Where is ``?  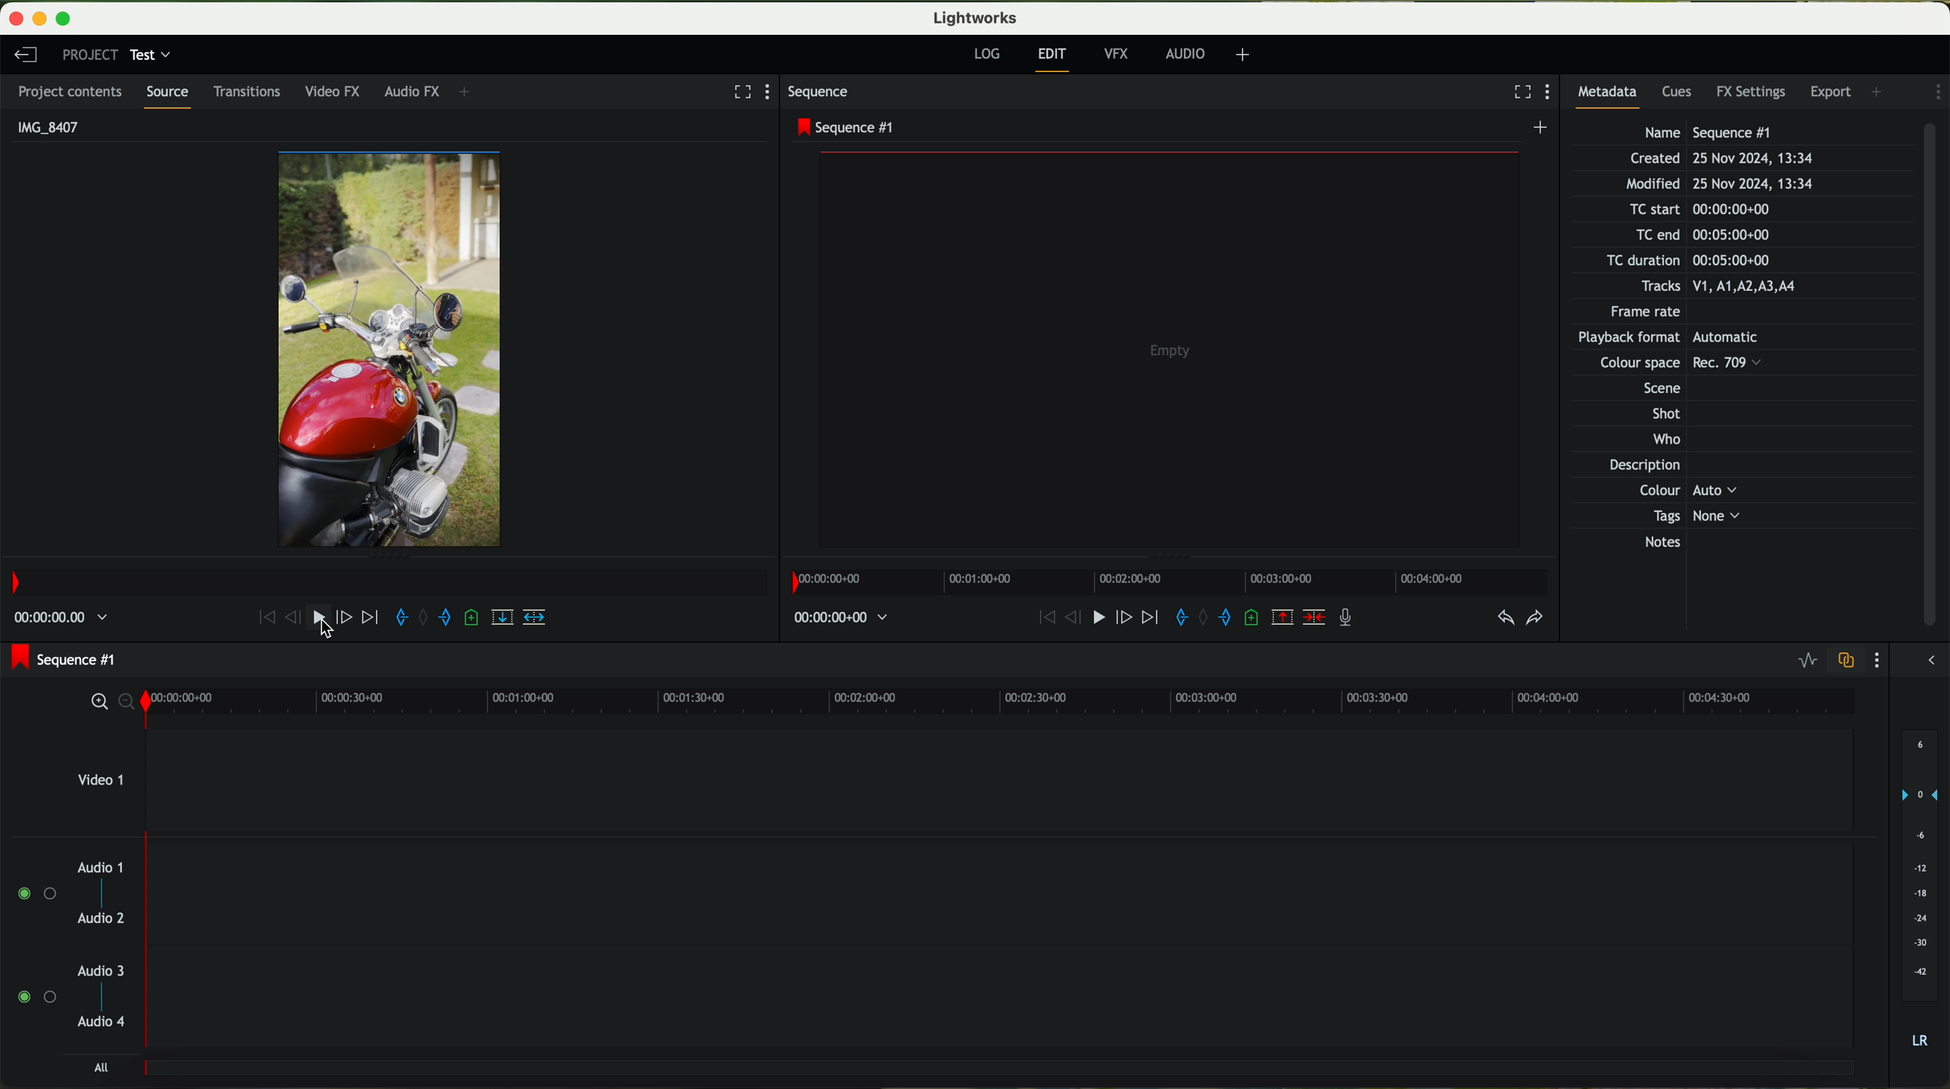  is located at coordinates (1682, 339).